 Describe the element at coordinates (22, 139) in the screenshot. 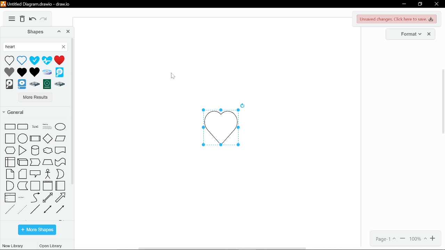

I see `circle` at that location.